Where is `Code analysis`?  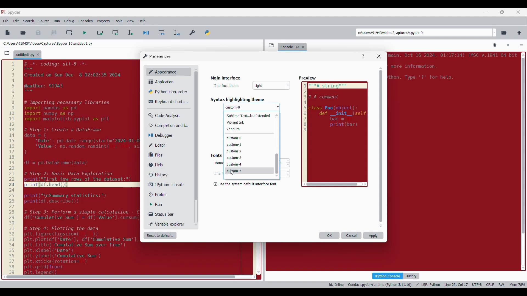
Code analysis is located at coordinates (164, 116).